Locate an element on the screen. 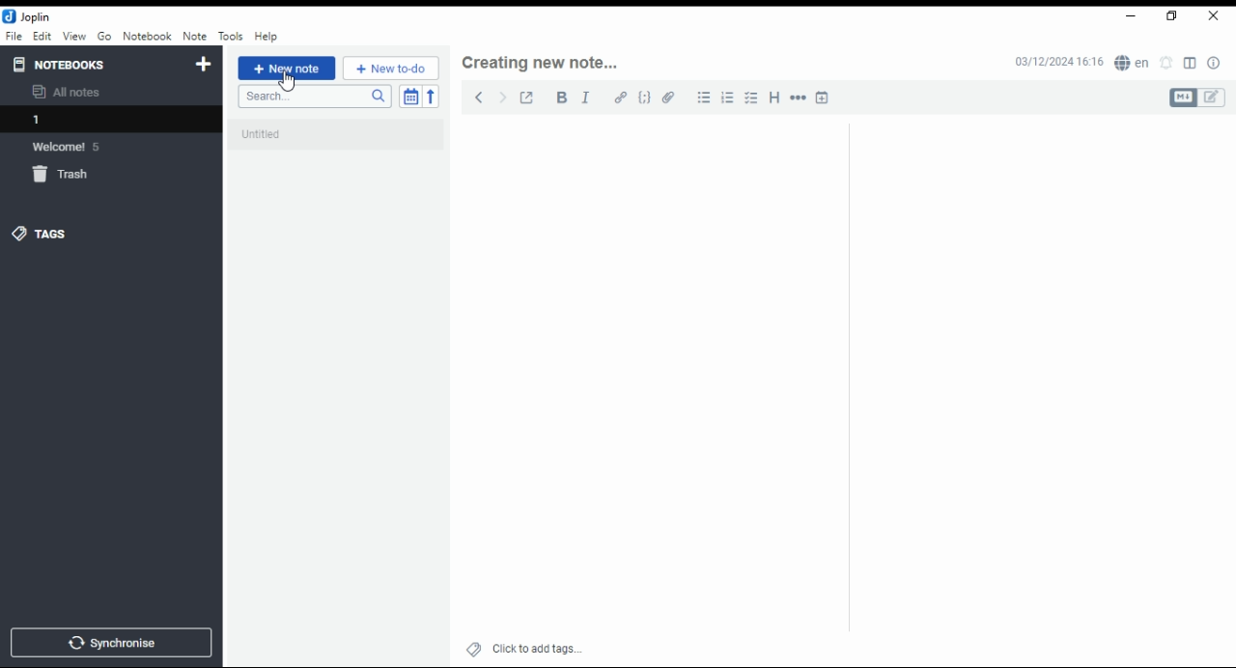 This screenshot has height=668, width=1236. note properties is located at coordinates (1215, 64).